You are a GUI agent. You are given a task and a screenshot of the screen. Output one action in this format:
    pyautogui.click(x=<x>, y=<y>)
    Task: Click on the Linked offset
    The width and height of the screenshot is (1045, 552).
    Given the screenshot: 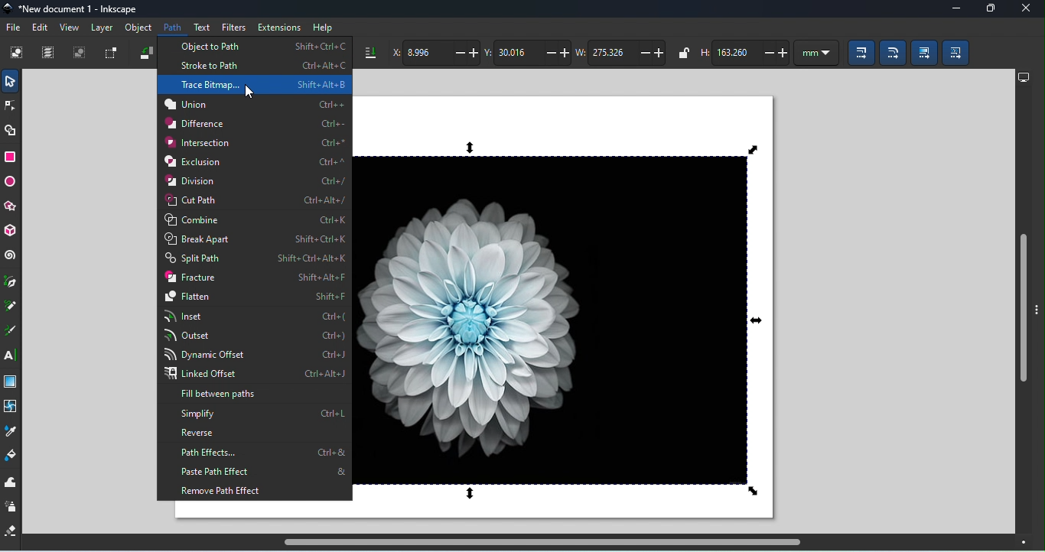 What is the action you would take?
    pyautogui.click(x=256, y=375)
    